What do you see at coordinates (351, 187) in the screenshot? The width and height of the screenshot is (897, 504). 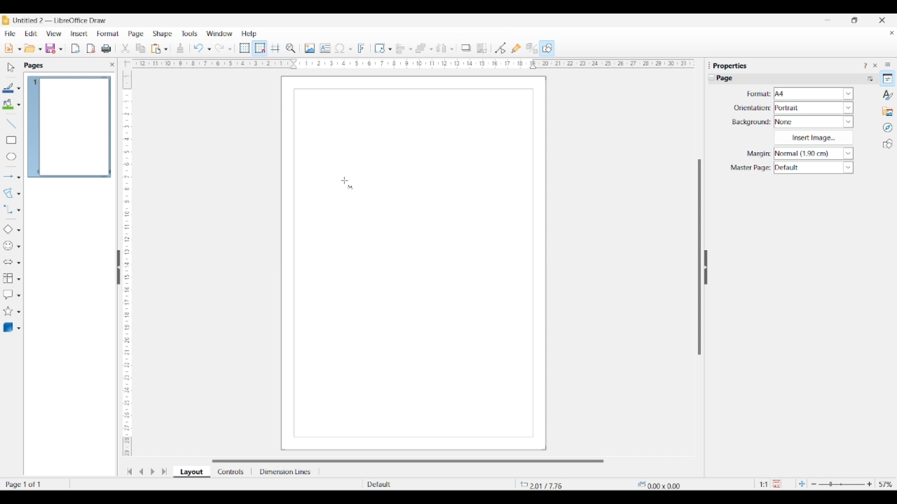 I see `Polygon symbol` at bounding box center [351, 187].